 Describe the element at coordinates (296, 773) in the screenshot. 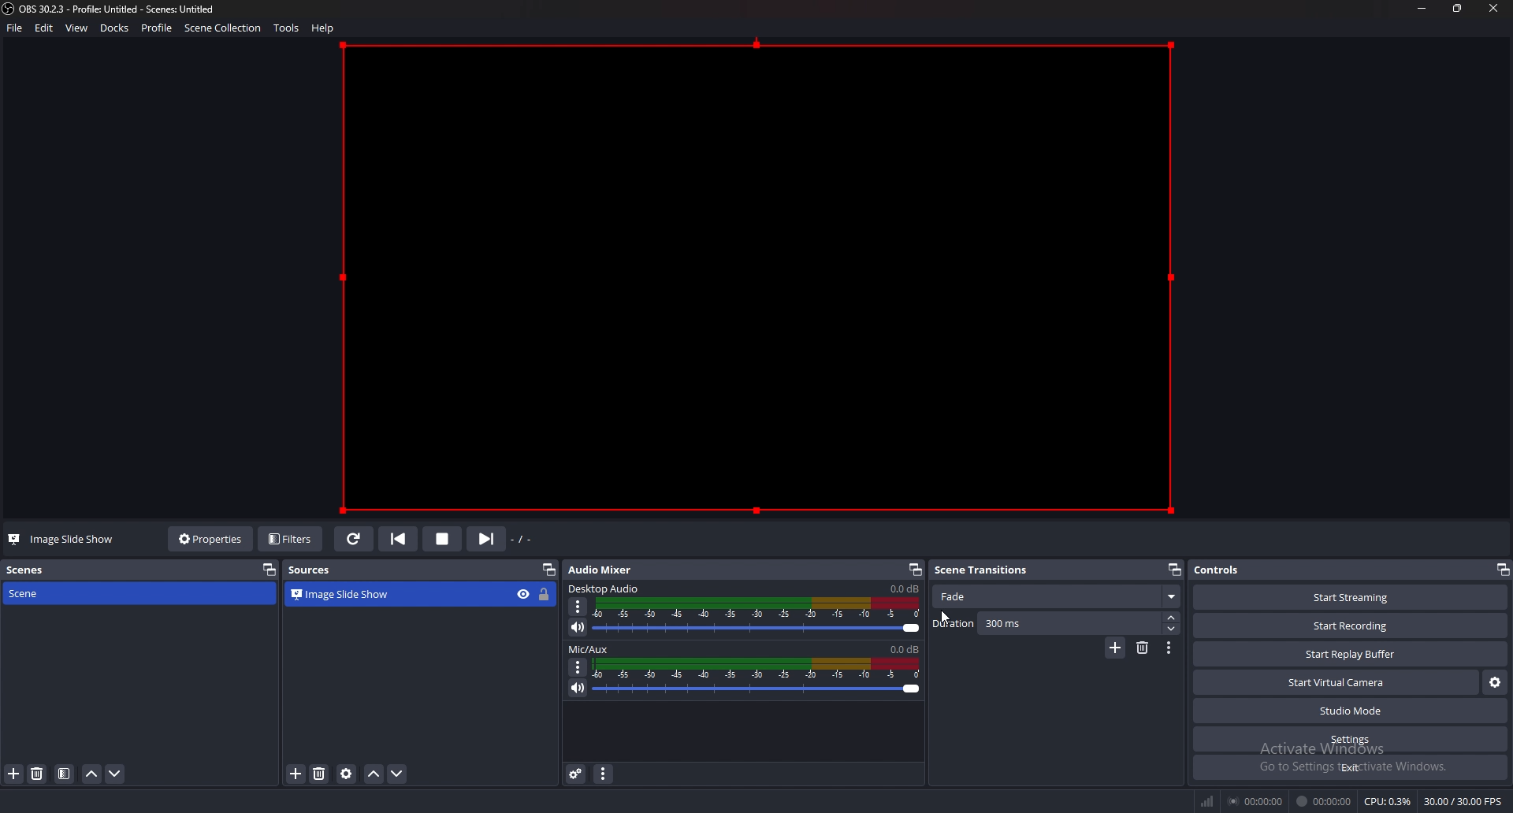

I see `add source` at that location.